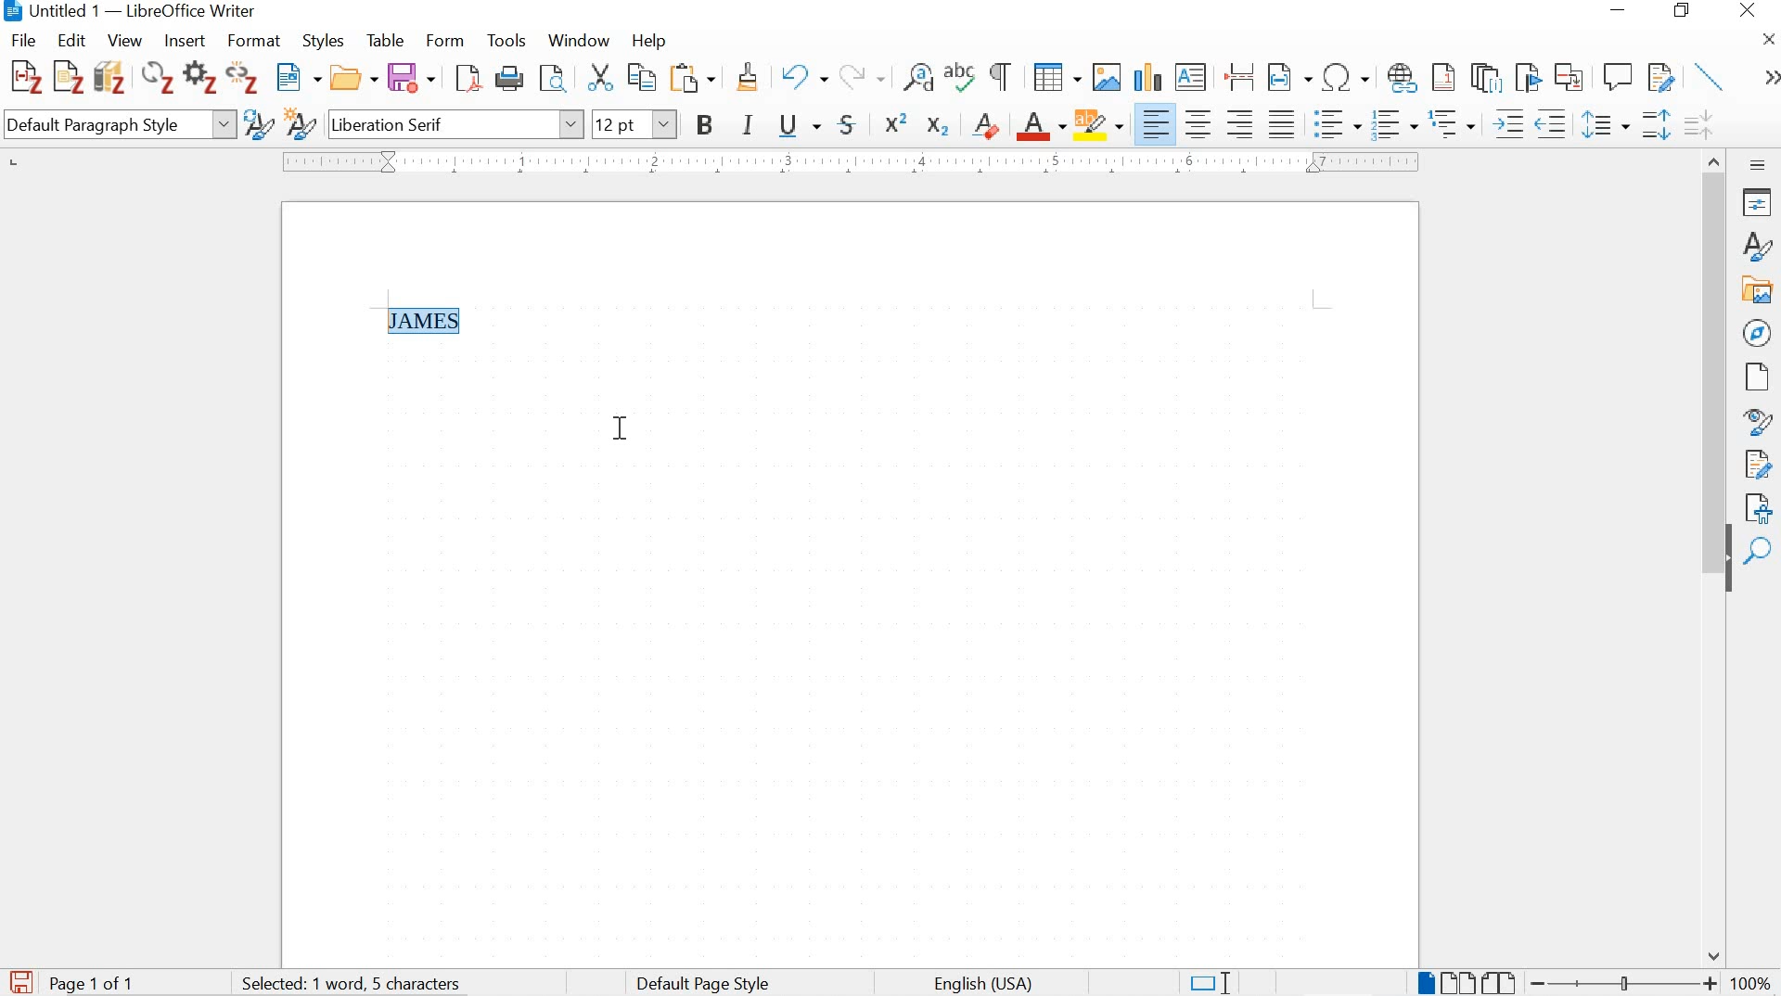  What do you see at coordinates (635, 123) in the screenshot?
I see `font size` at bounding box center [635, 123].